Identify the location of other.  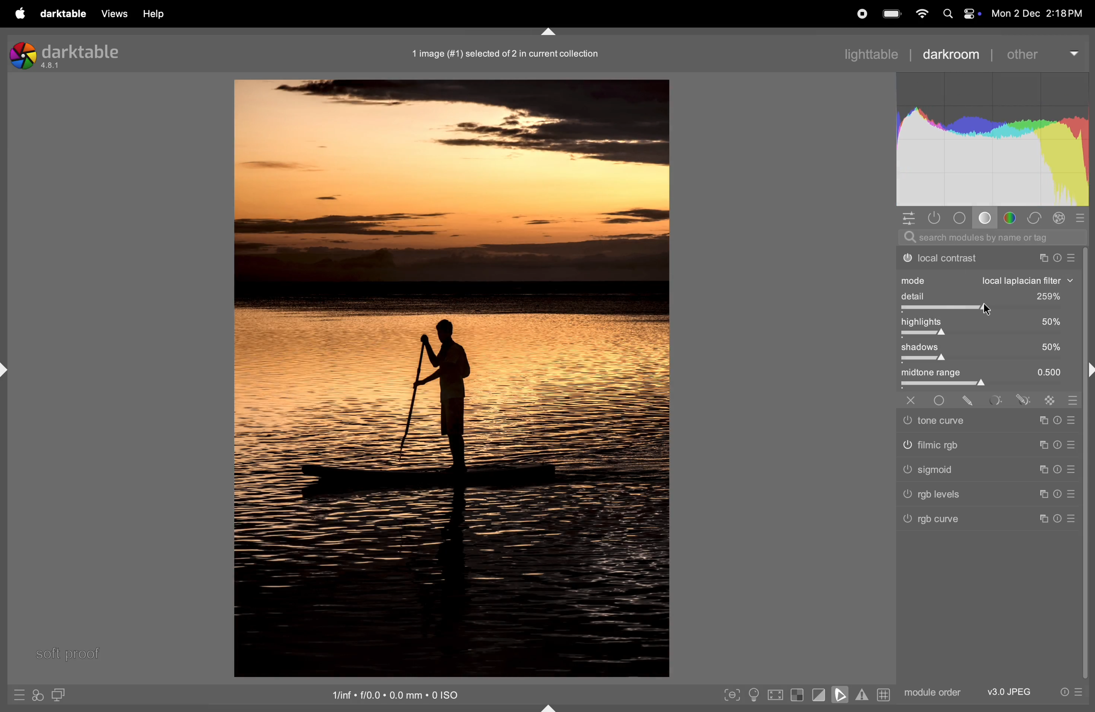
(1044, 54).